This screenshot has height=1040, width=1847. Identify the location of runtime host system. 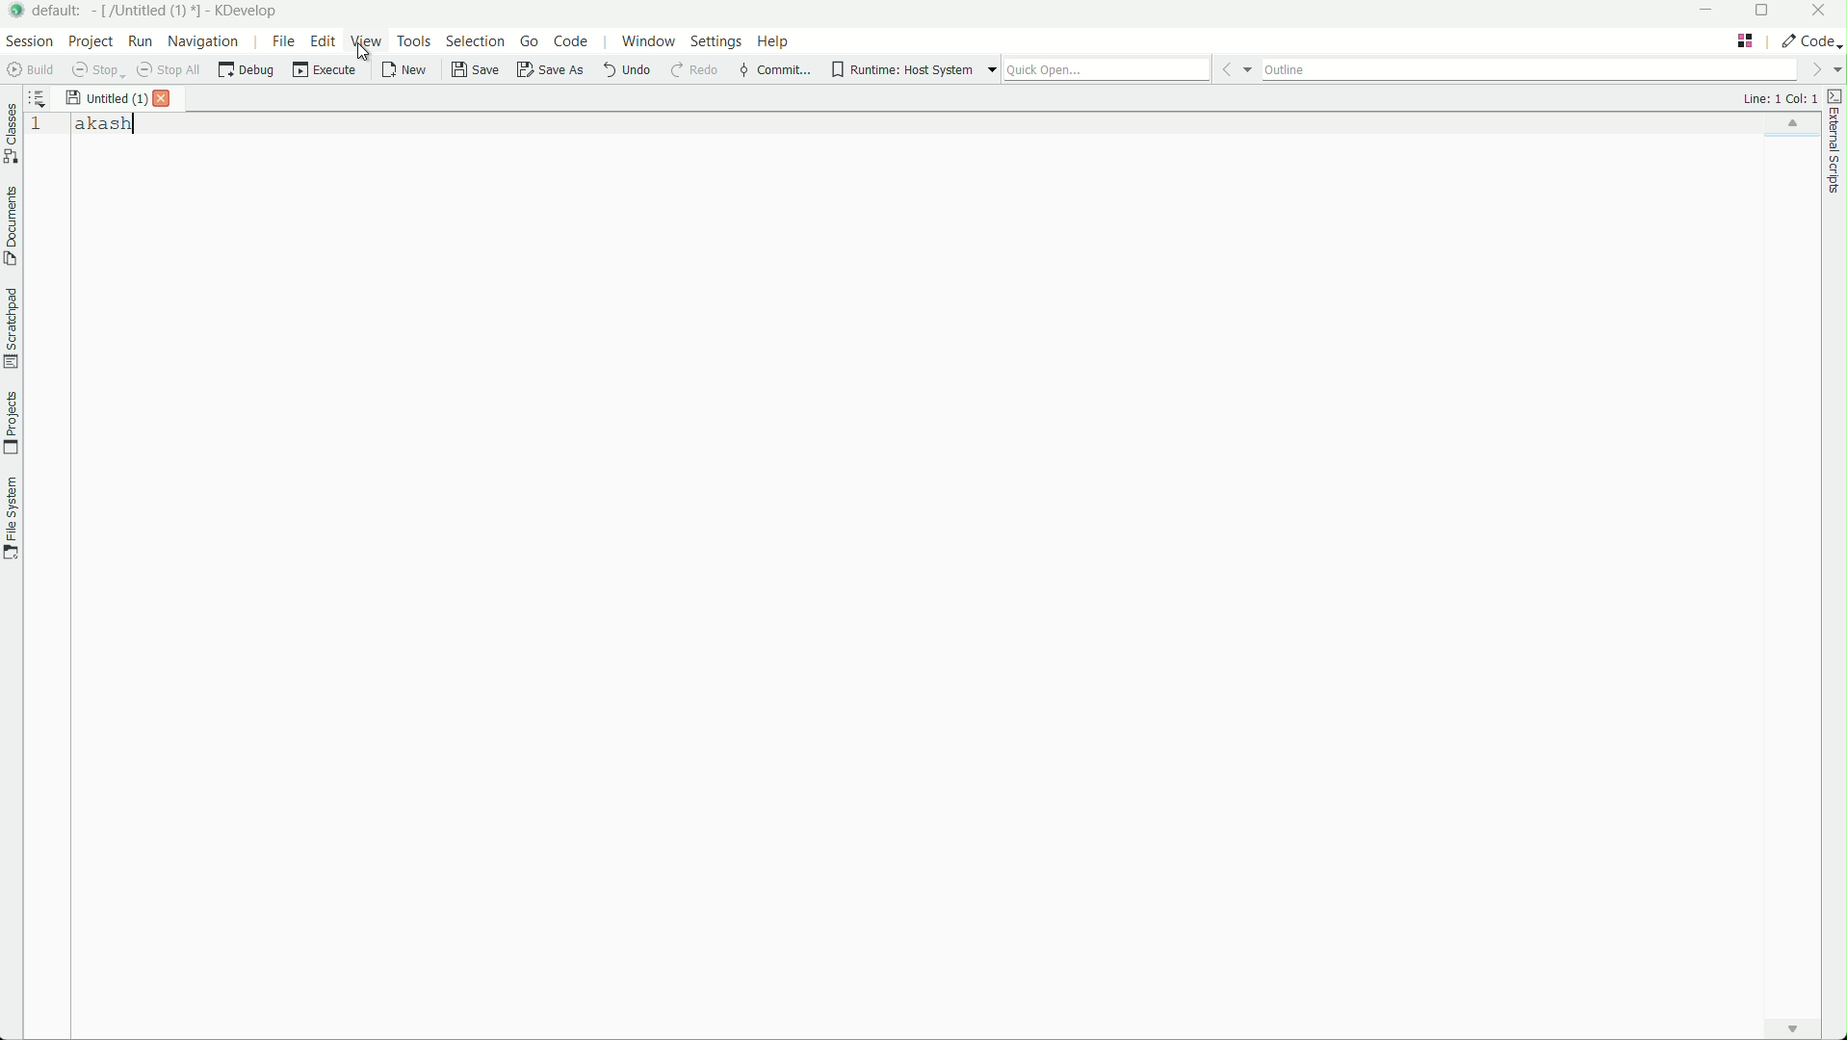
(902, 72).